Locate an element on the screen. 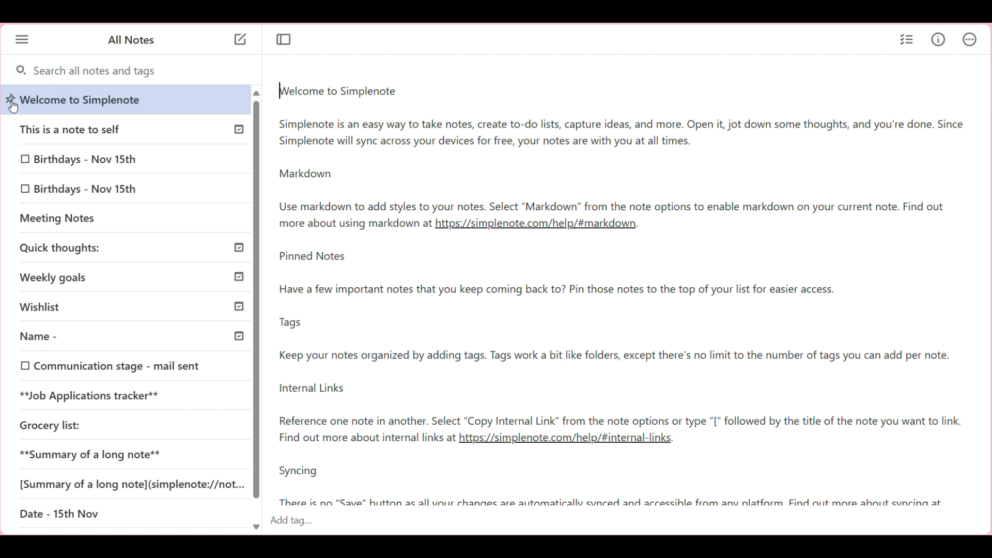  lcome to Simplenote is located at coordinates (85, 99).